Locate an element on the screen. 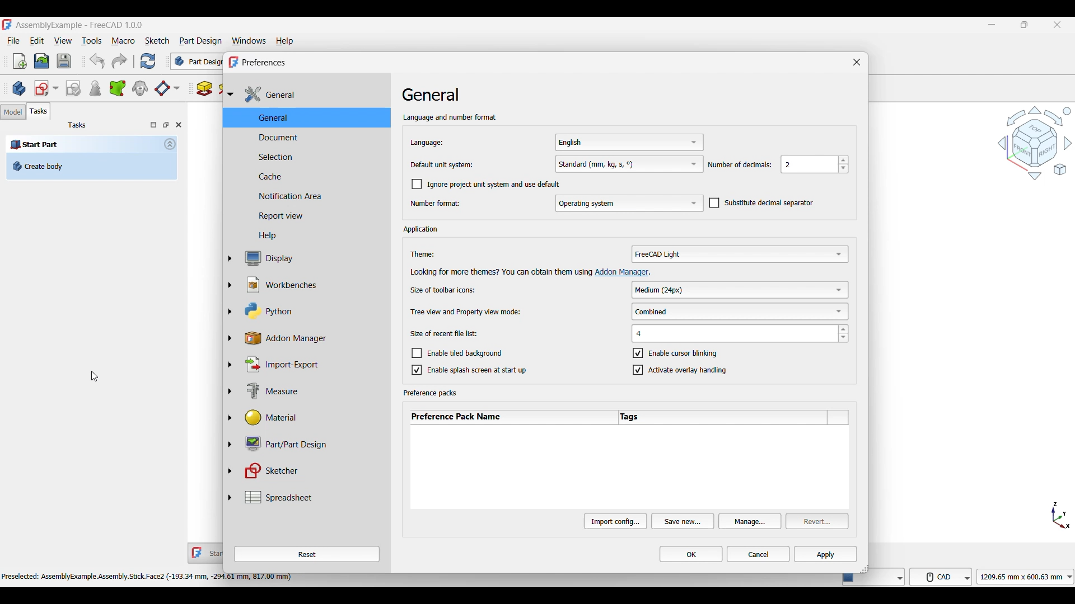 The height and width of the screenshot is (604, 1075). Cancel is located at coordinates (758, 554).